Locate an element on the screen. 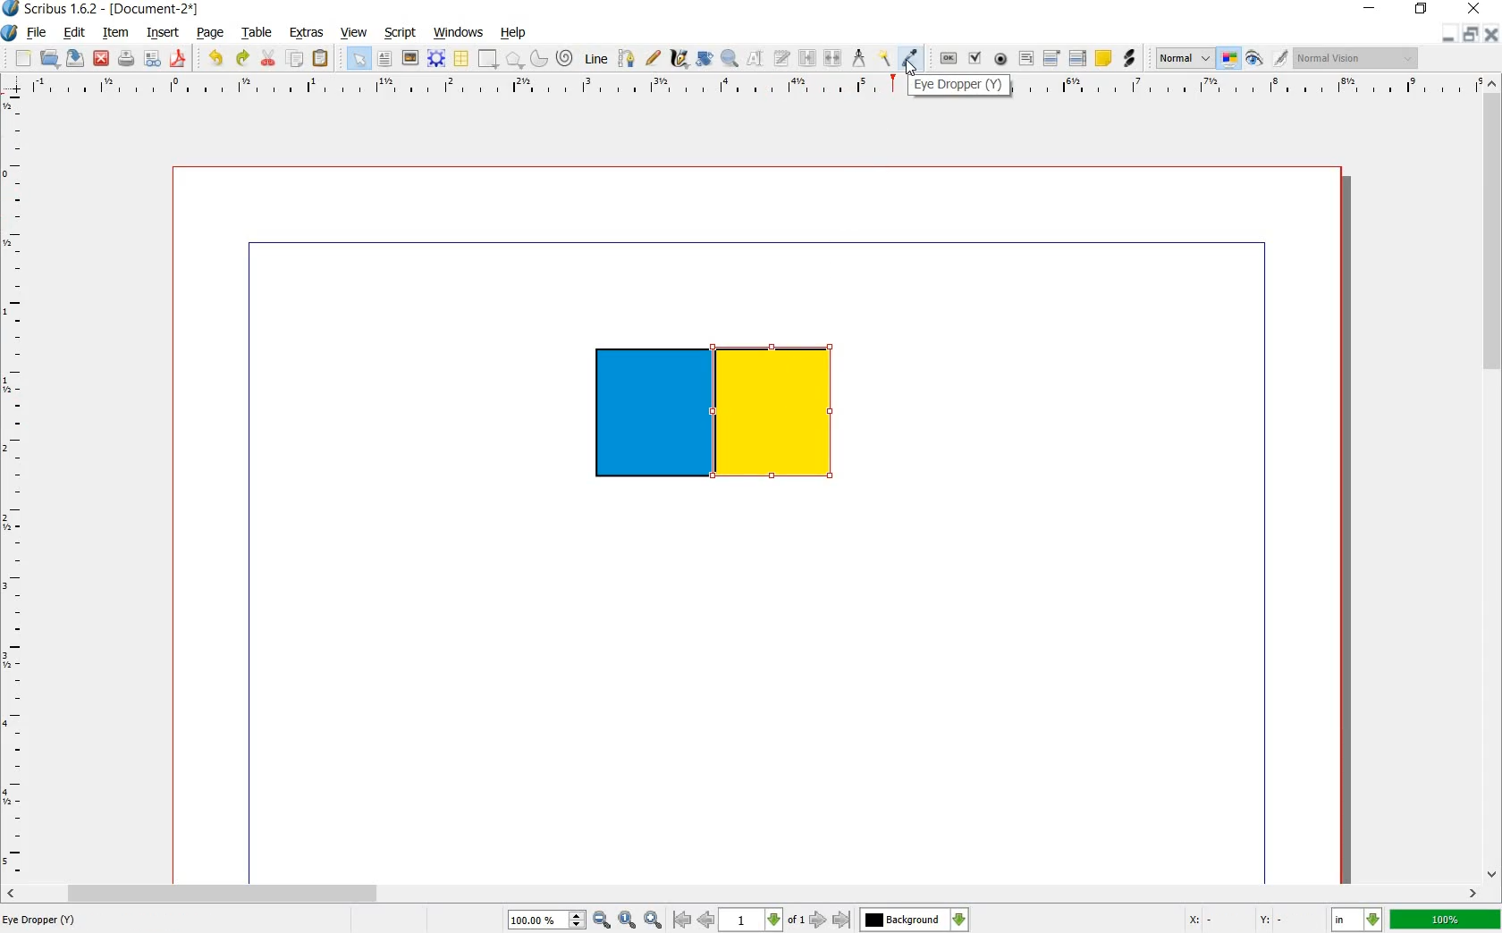 This screenshot has height=933, width=1502. redo is located at coordinates (243, 60).